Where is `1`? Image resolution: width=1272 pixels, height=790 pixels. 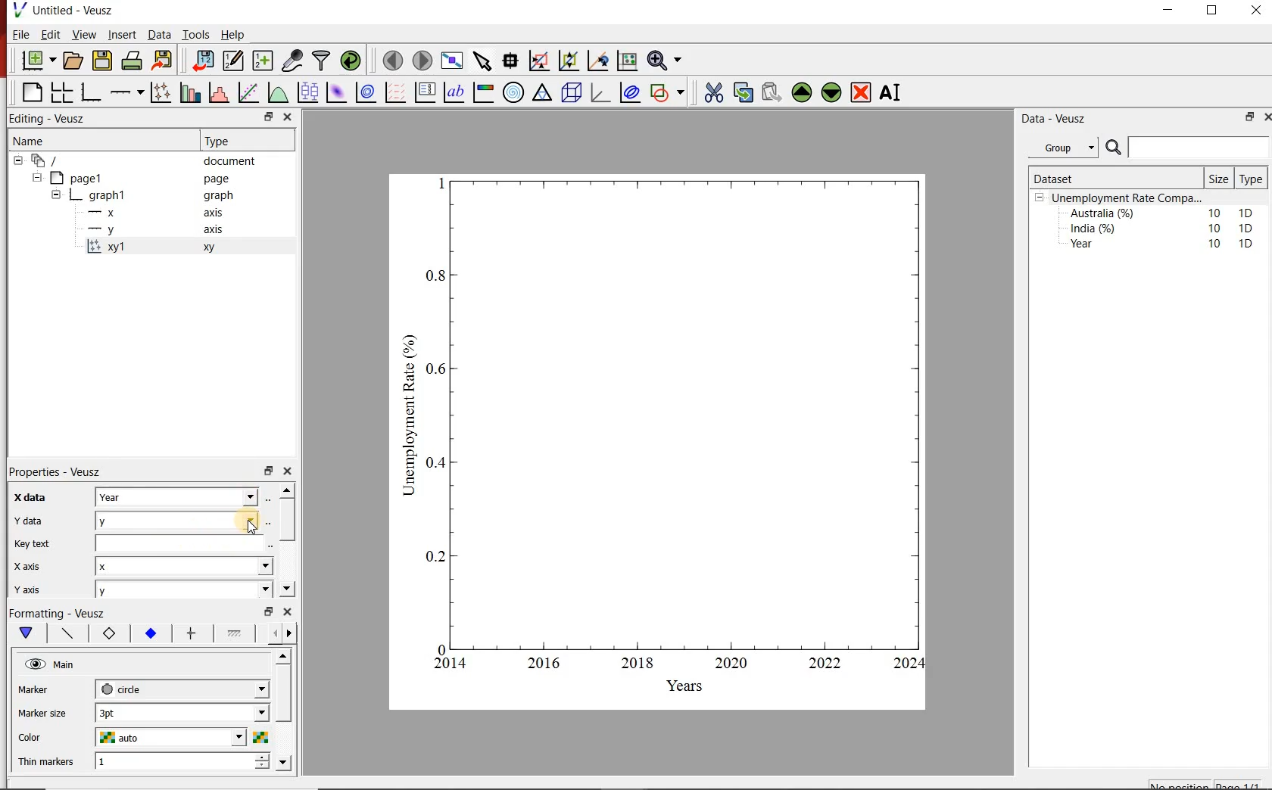 1 is located at coordinates (170, 762).